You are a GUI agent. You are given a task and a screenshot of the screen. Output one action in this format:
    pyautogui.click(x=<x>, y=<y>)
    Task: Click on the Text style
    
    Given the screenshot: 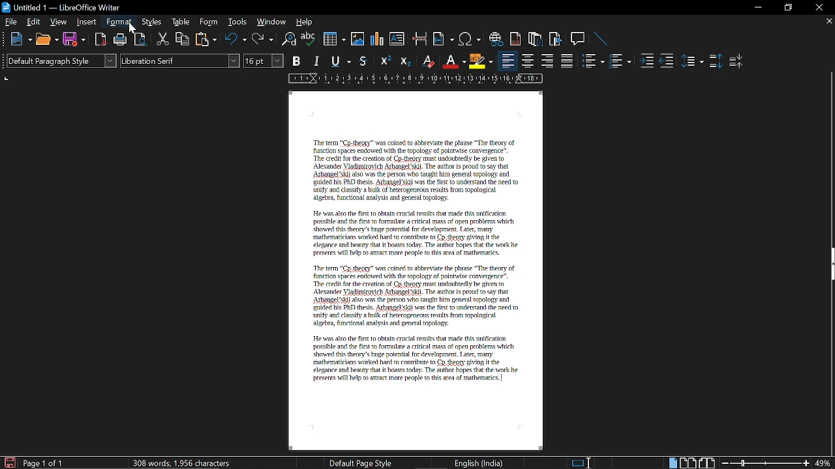 What is the action you would take?
    pyautogui.click(x=180, y=60)
    